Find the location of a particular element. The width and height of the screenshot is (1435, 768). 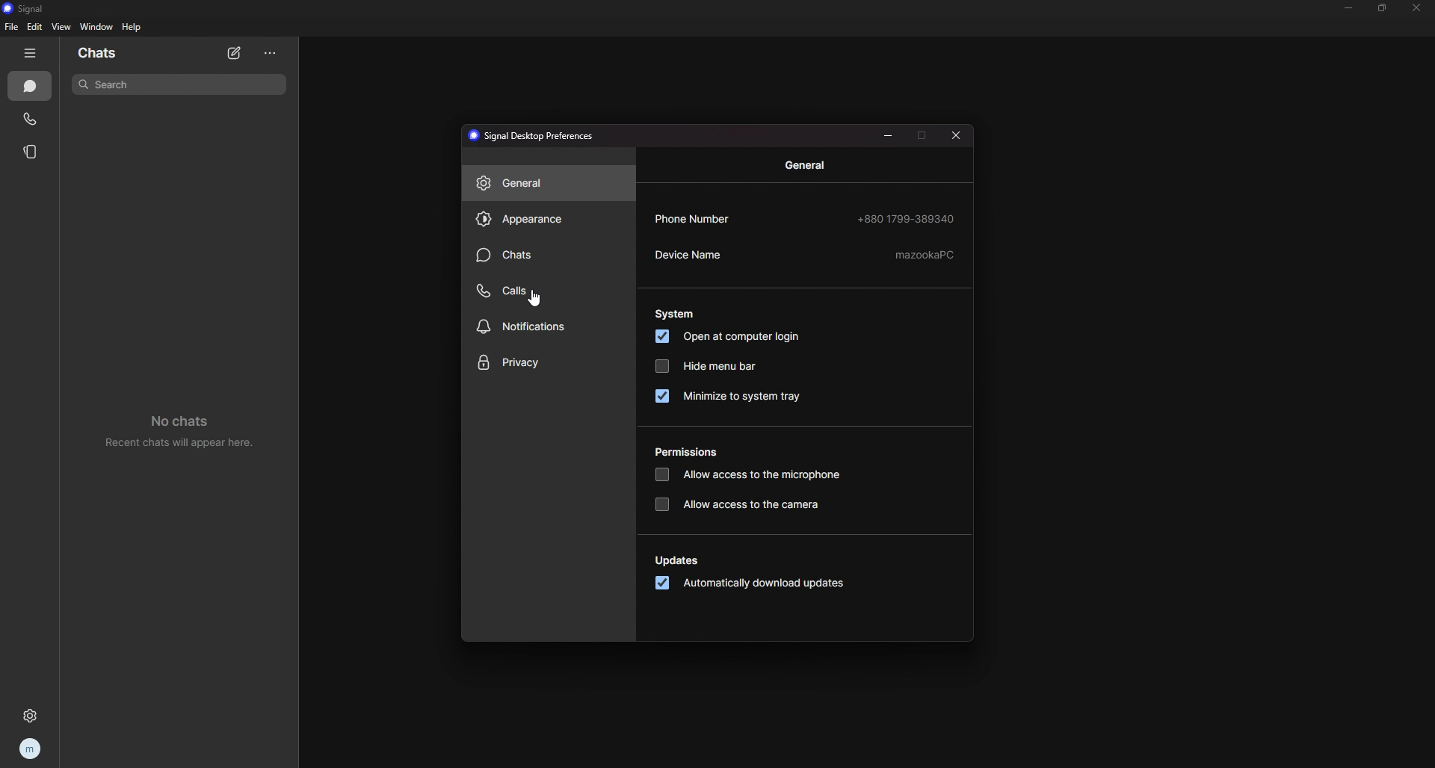

hide tab is located at coordinates (31, 53).